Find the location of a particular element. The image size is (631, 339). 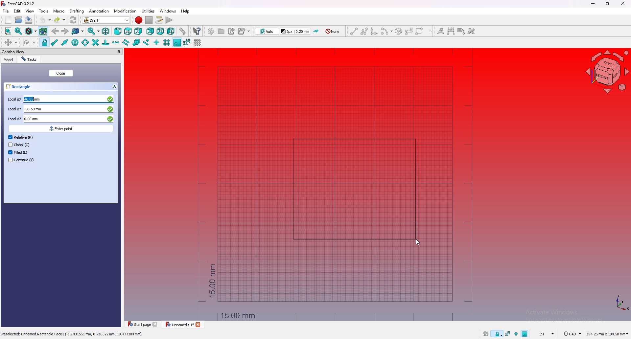

local Δz is located at coordinates (14, 119).